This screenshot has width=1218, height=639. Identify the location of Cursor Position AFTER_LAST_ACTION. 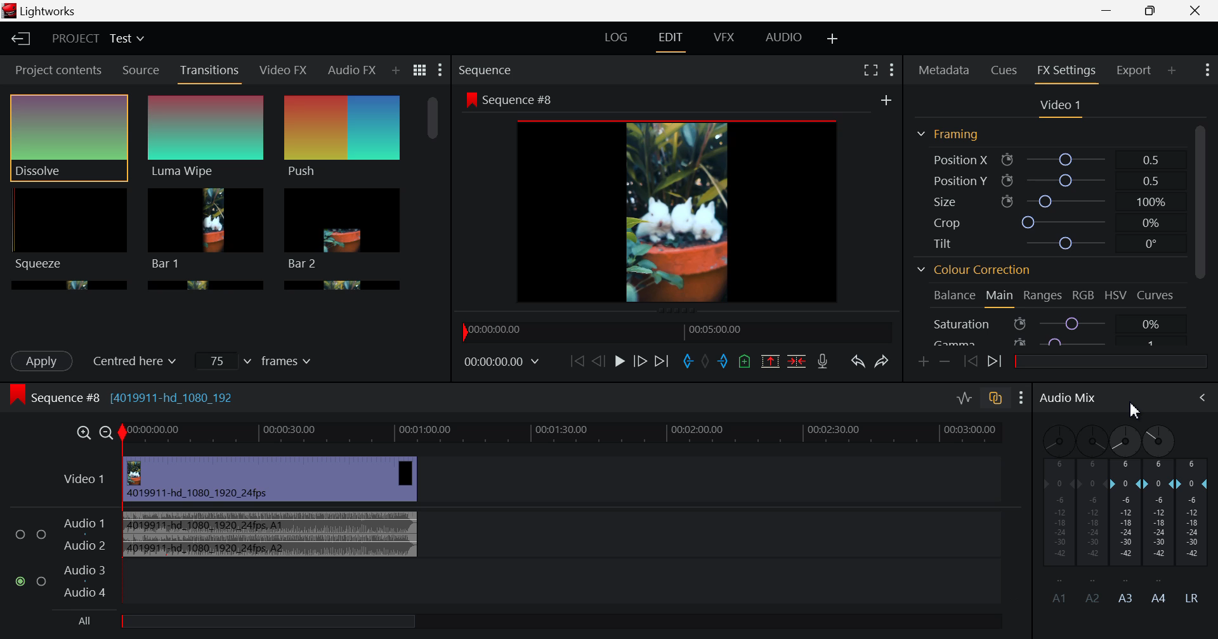
(1136, 409).